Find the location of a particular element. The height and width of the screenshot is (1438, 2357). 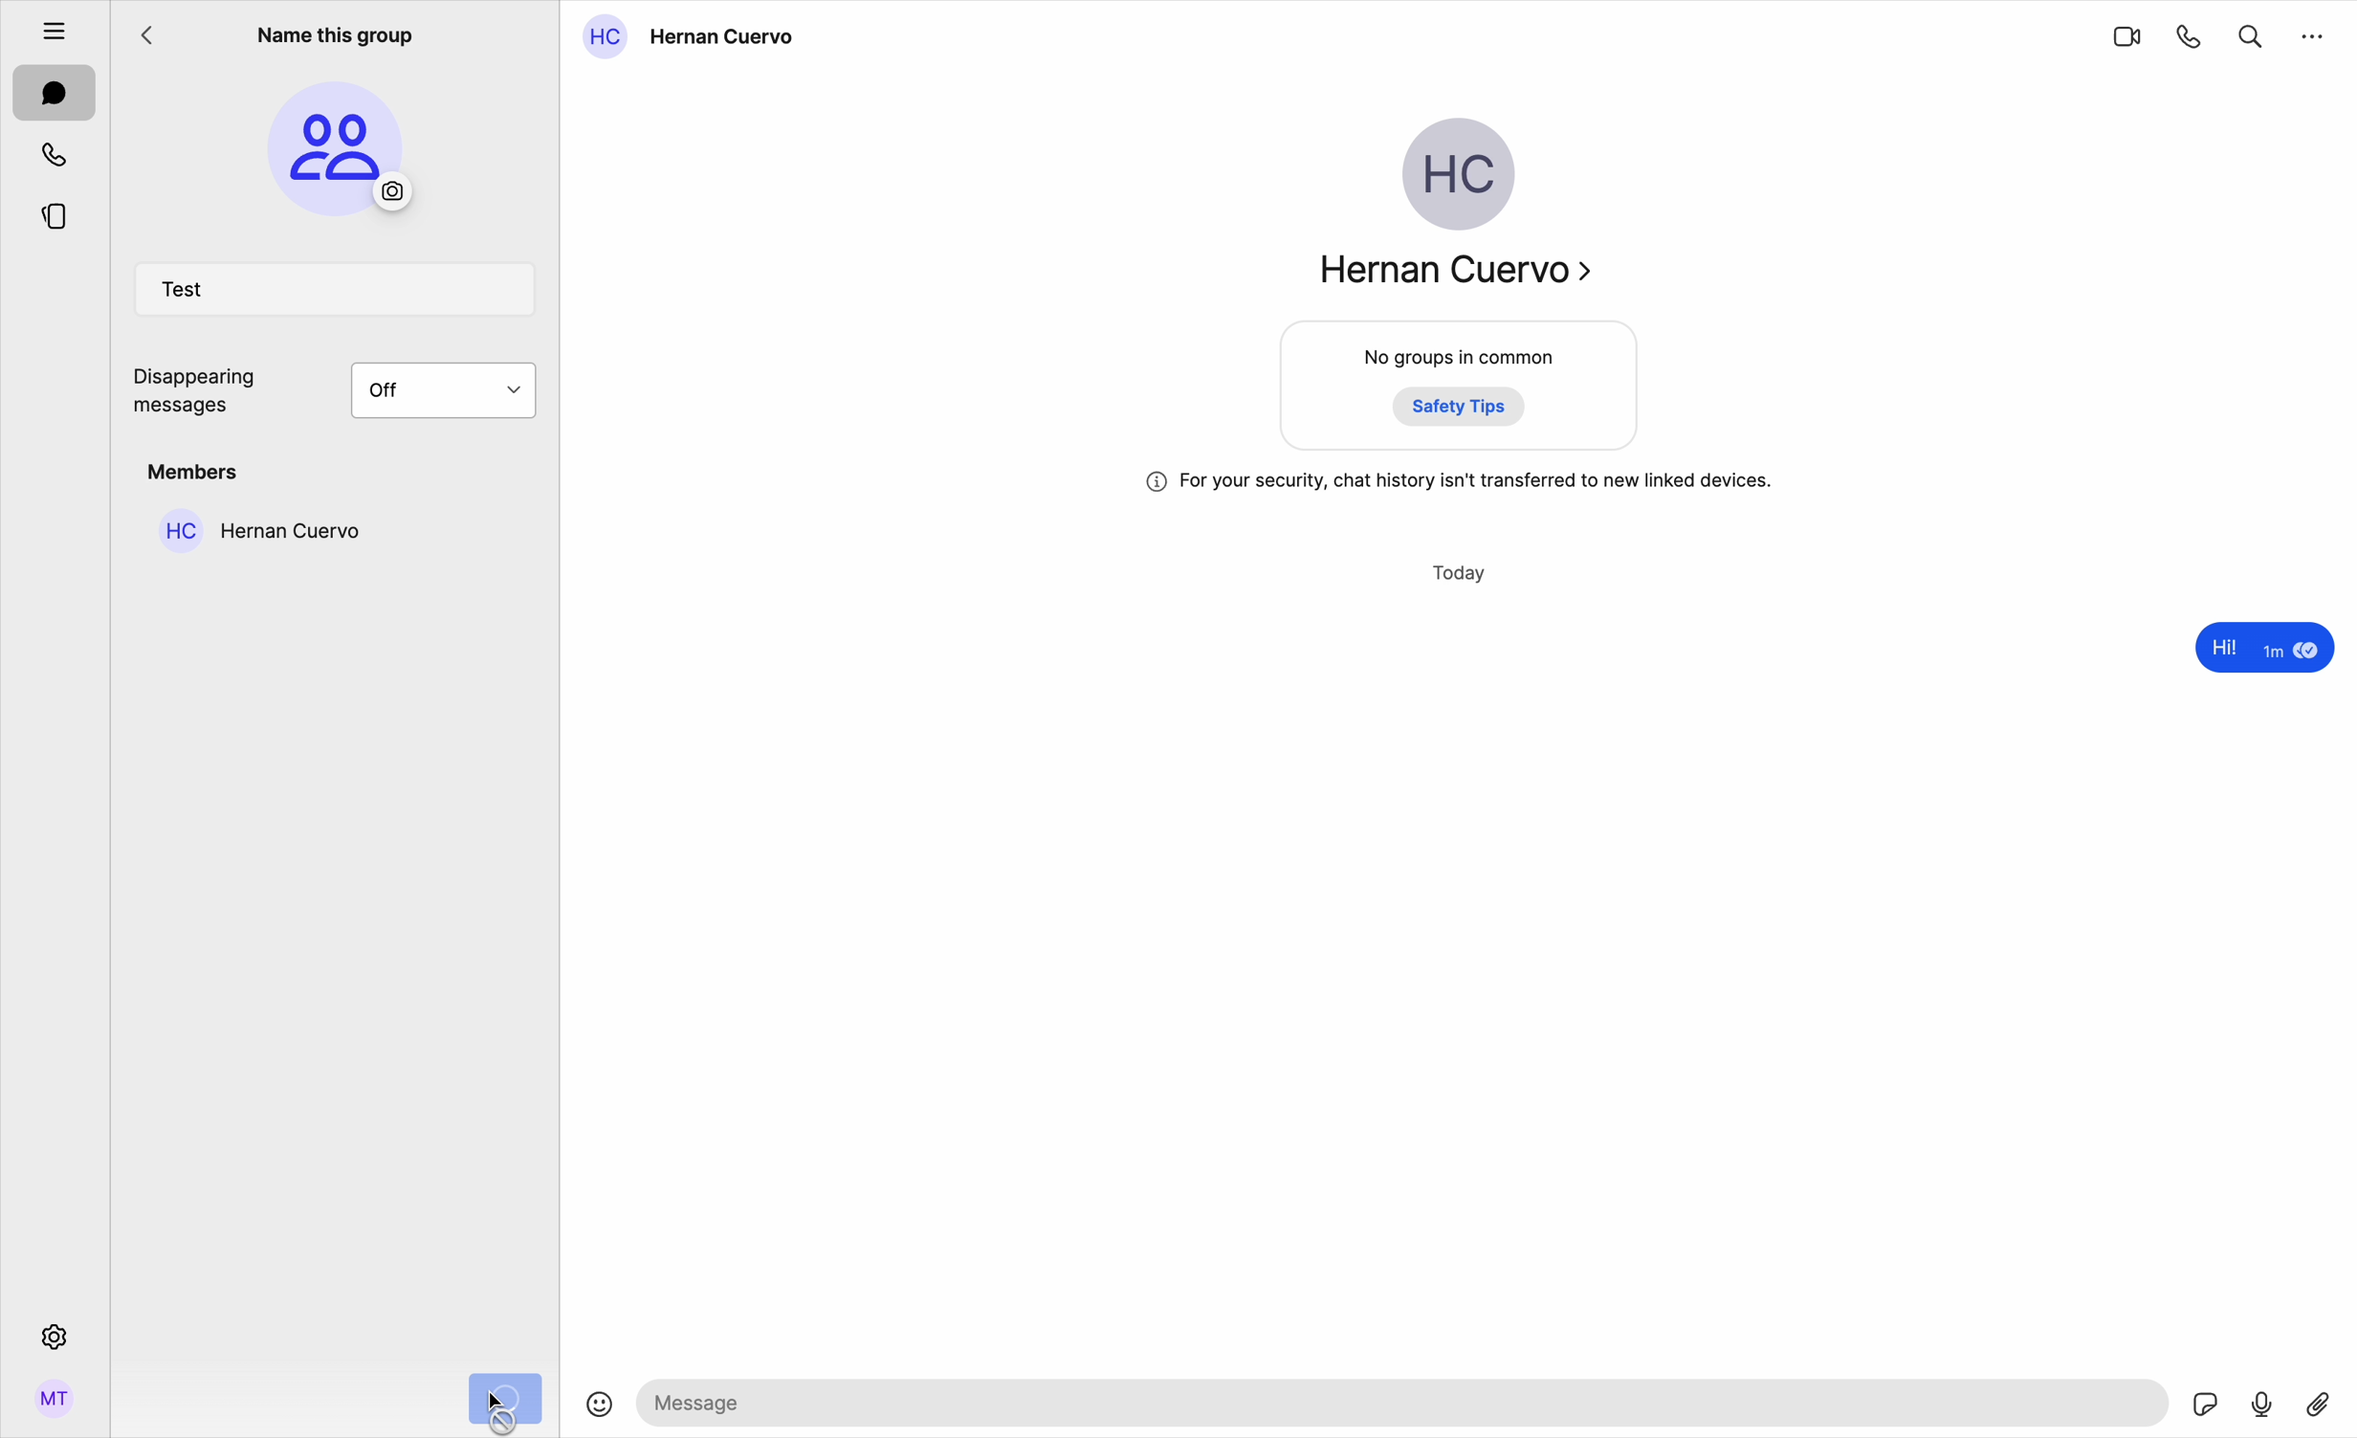

more options is located at coordinates (2314, 33).